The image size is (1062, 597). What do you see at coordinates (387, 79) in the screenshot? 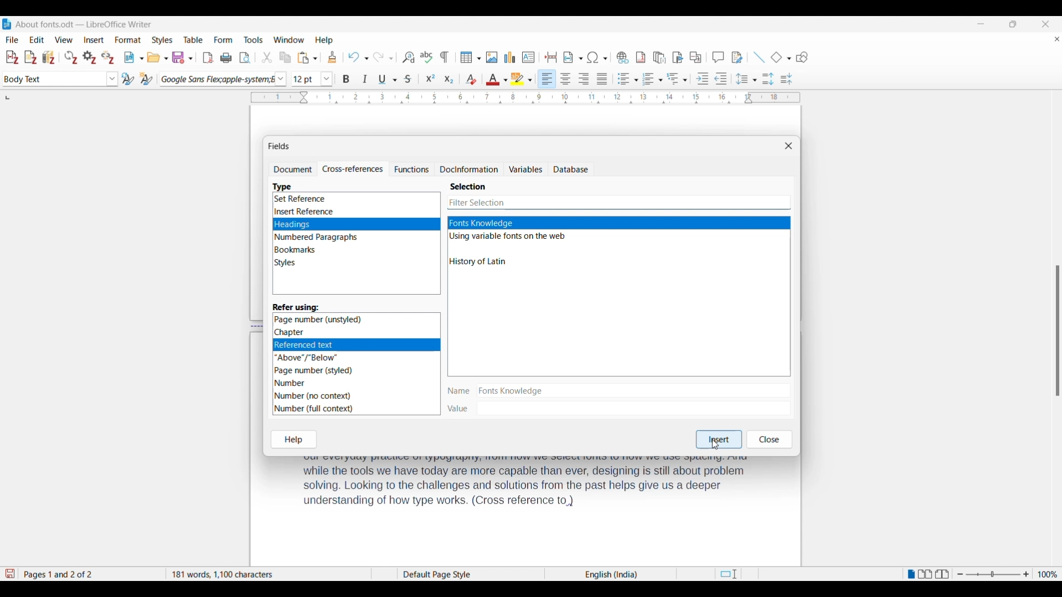
I see `Underline options` at bounding box center [387, 79].